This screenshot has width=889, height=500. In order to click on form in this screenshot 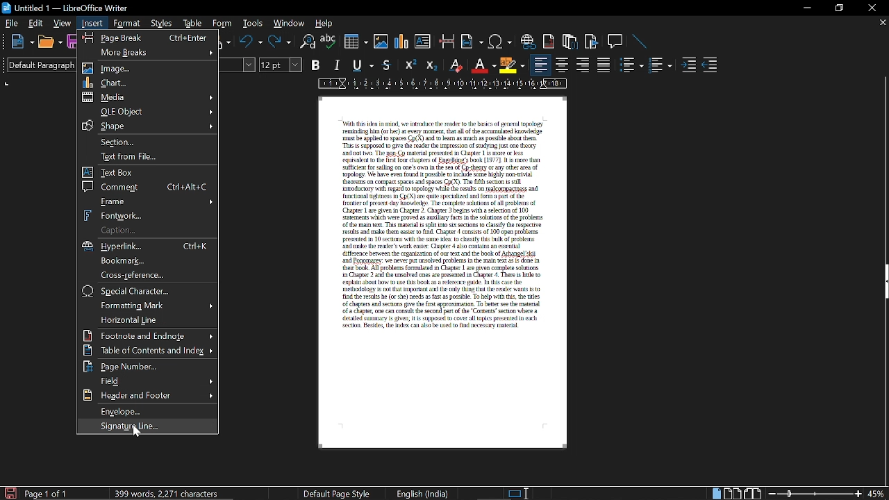, I will do `click(224, 24)`.